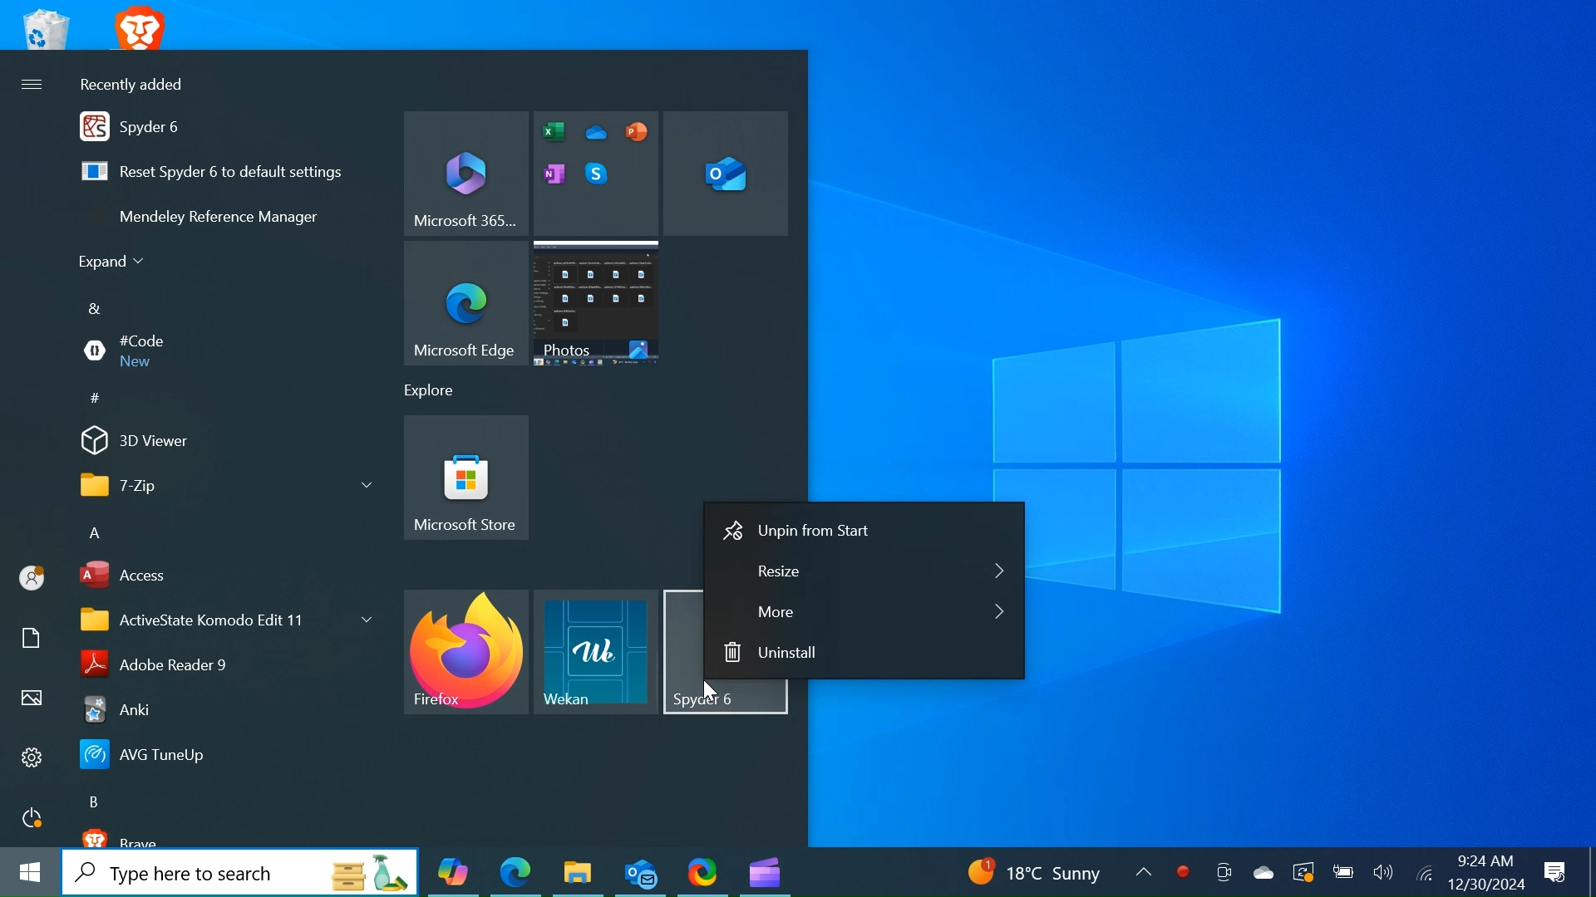  I want to click on More Options, so click(32, 86).